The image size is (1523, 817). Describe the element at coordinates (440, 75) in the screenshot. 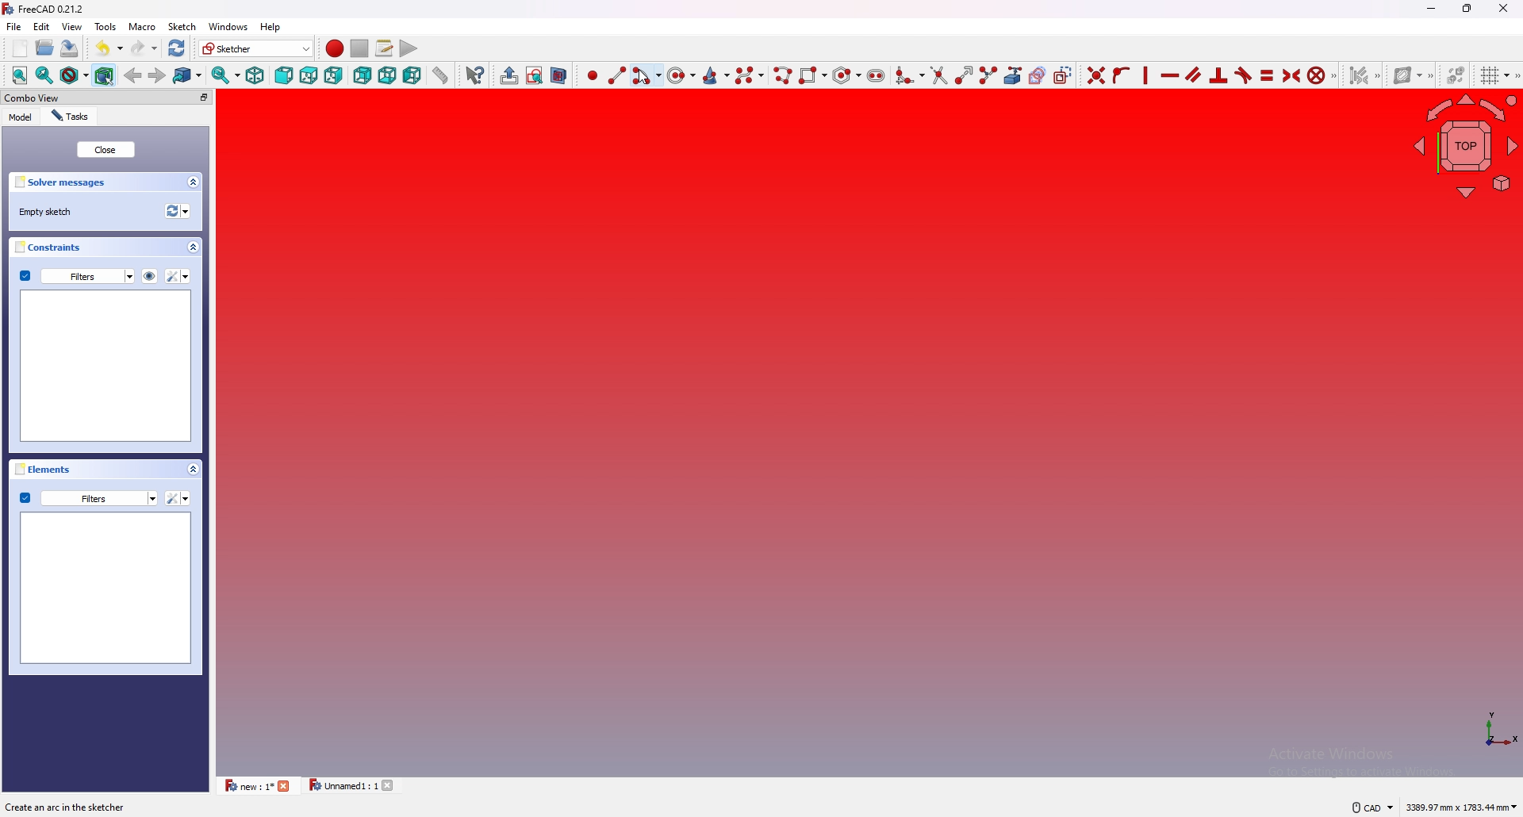

I see `measure distance` at that location.